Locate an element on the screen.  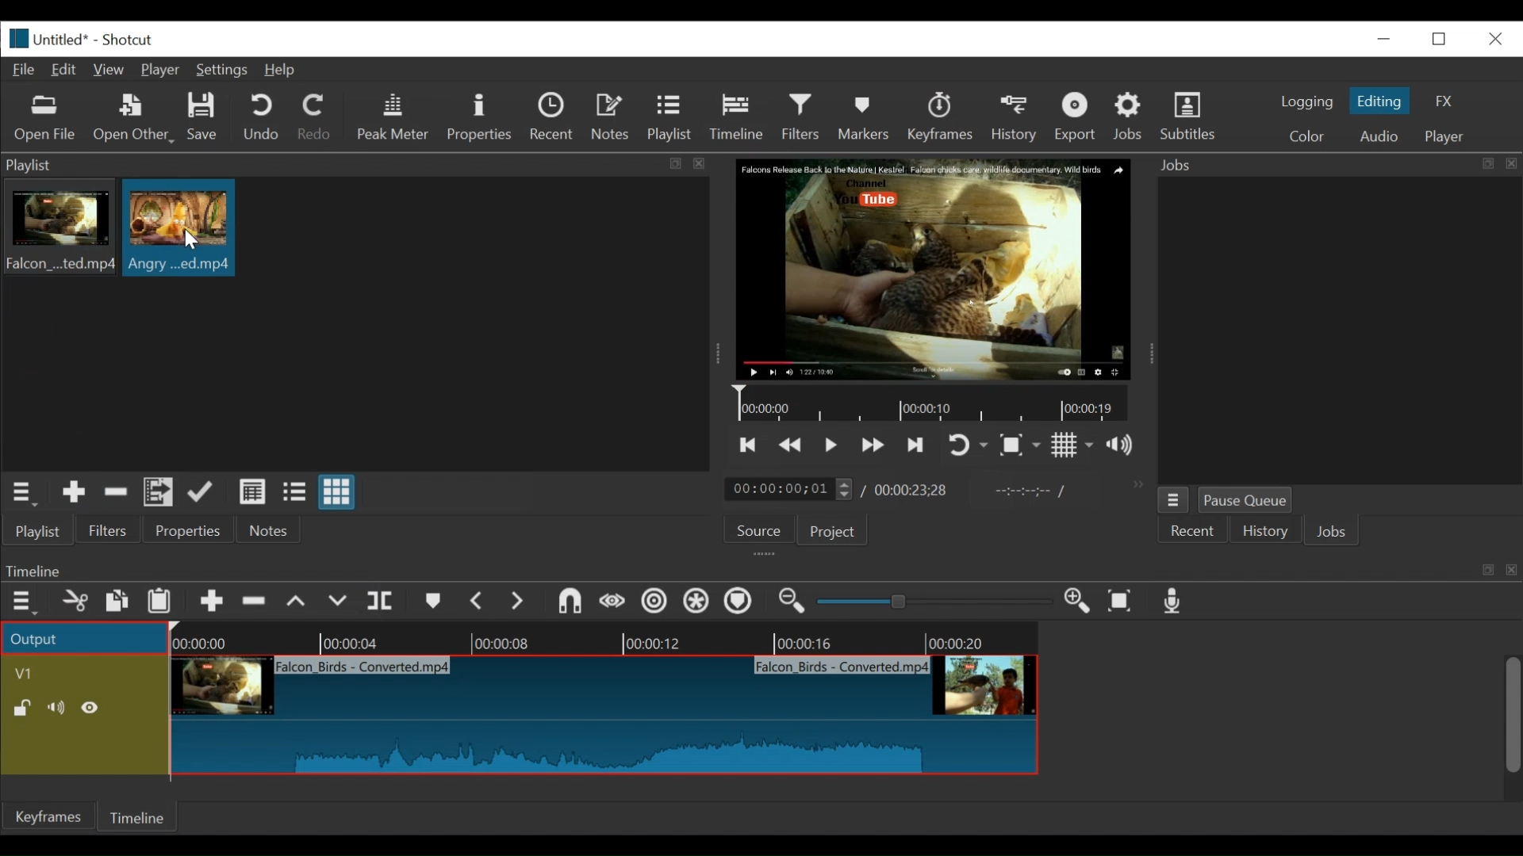
clip is located at coordinates (58, 230).